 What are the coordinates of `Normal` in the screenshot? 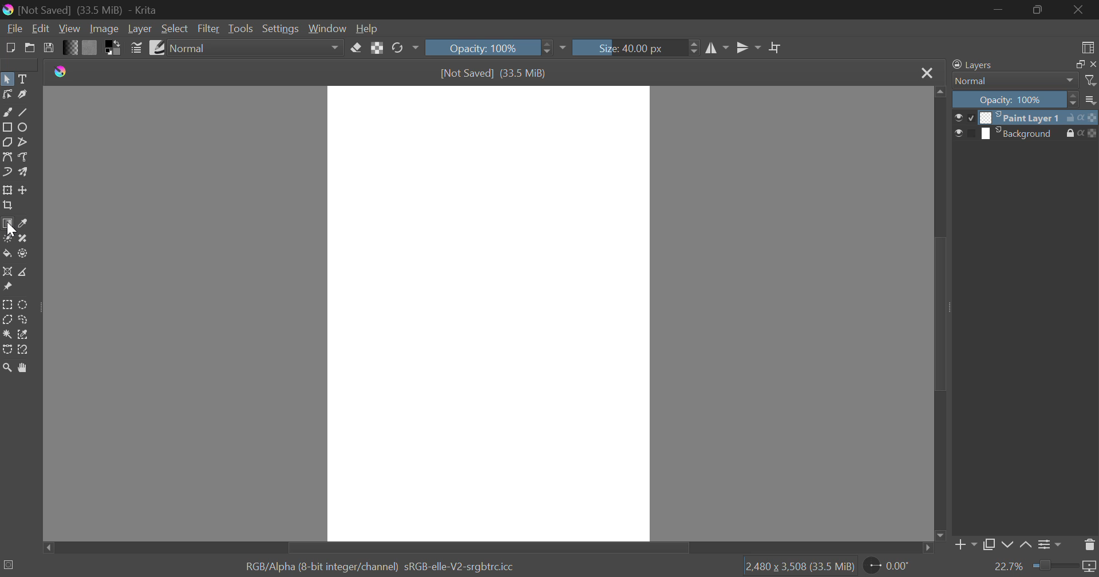 It's located at (1009, 81).